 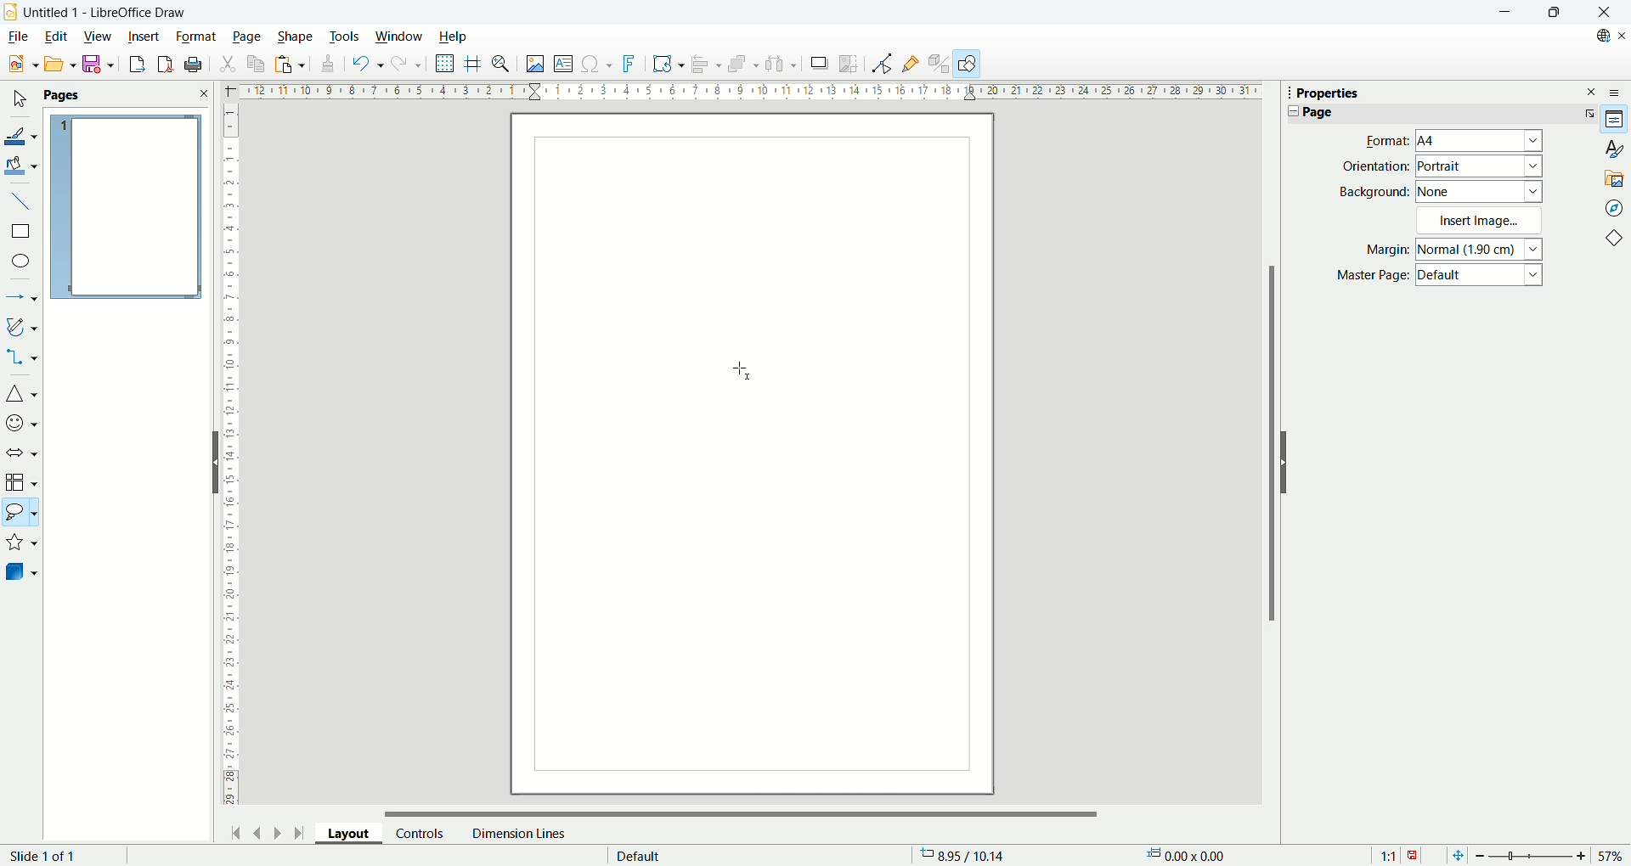 What do you see at coordinates (47, 856) in the screenshot?
I see `slide number` at bounding box center [47, 856].